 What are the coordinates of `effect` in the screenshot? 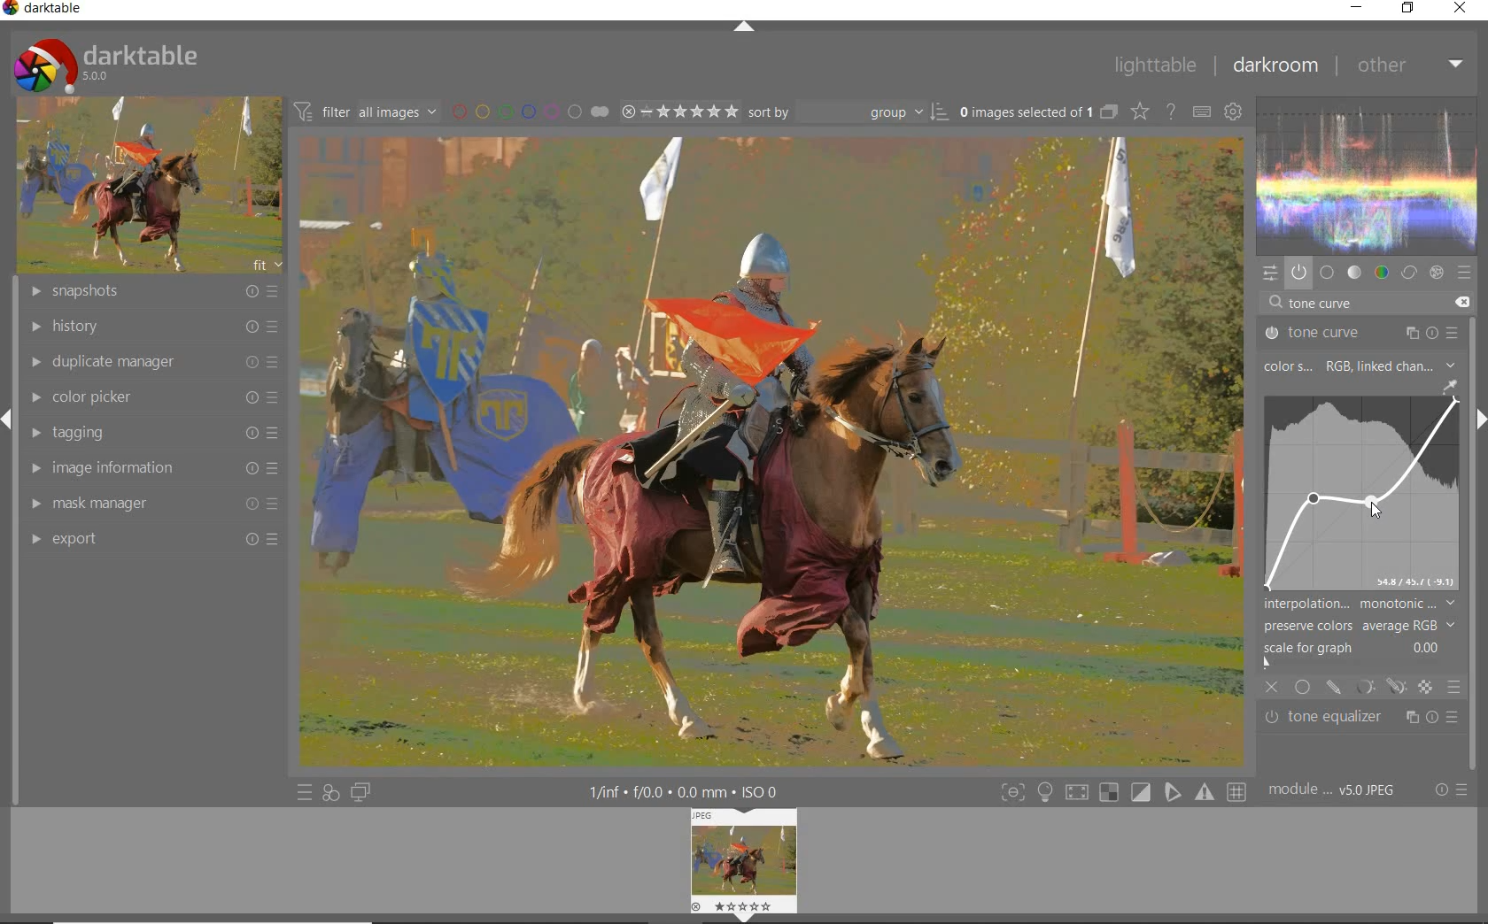 It's located at (1435, 273).